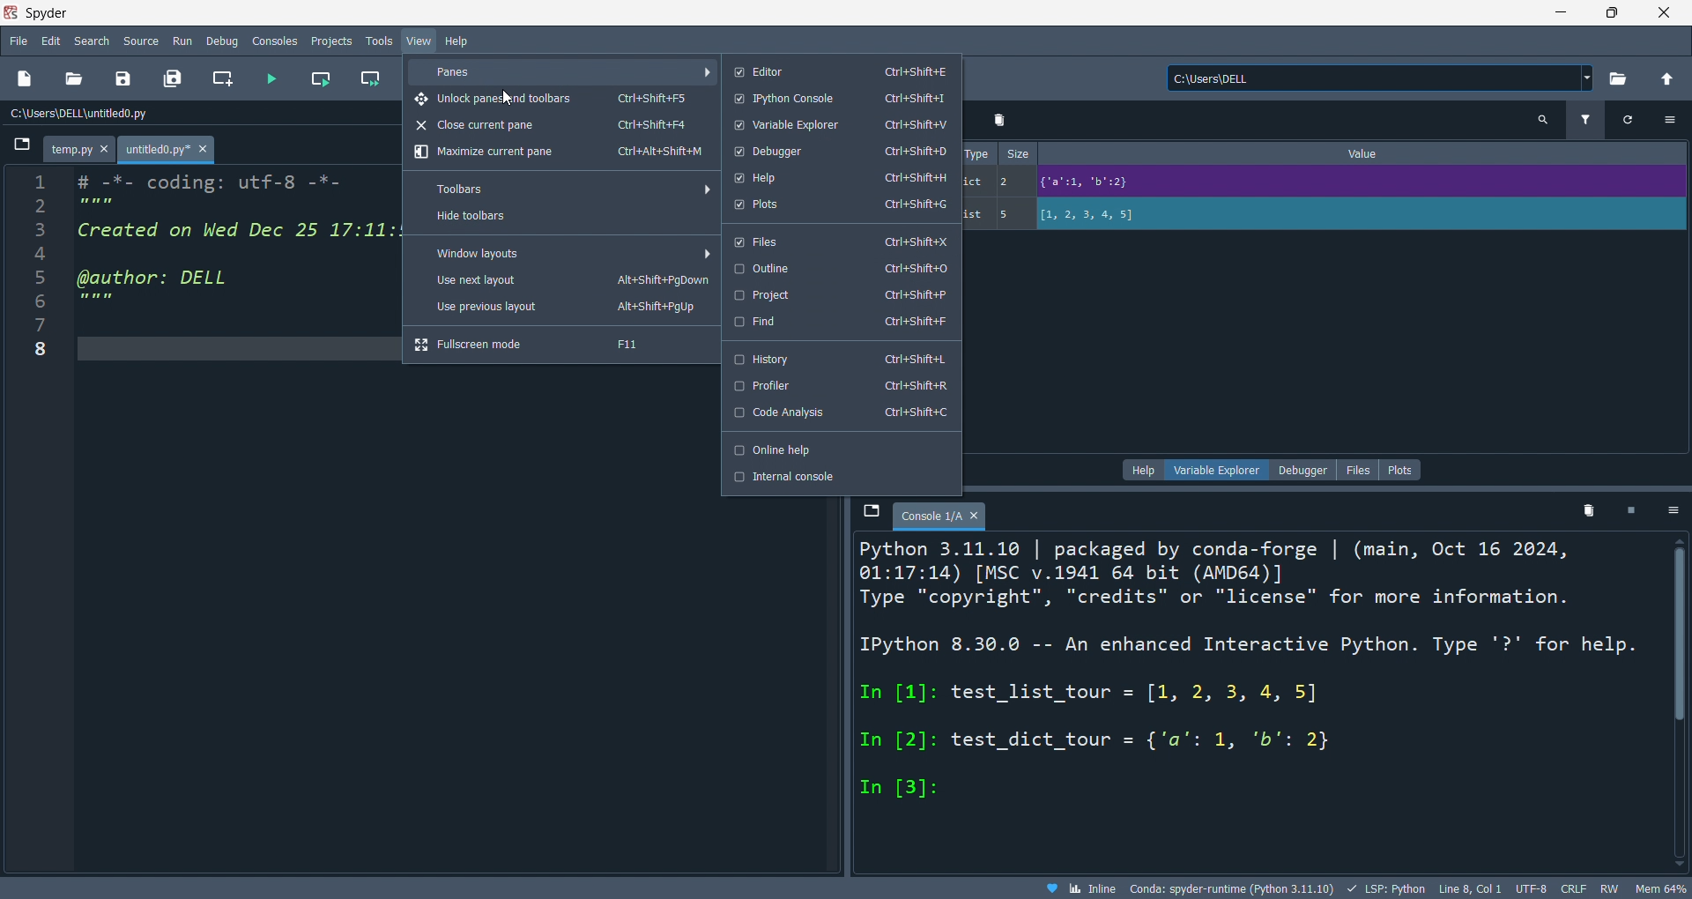  What do you see at coordinates (840, 323) in the screenshot?
I see `find` at bounding box center [840, 323].